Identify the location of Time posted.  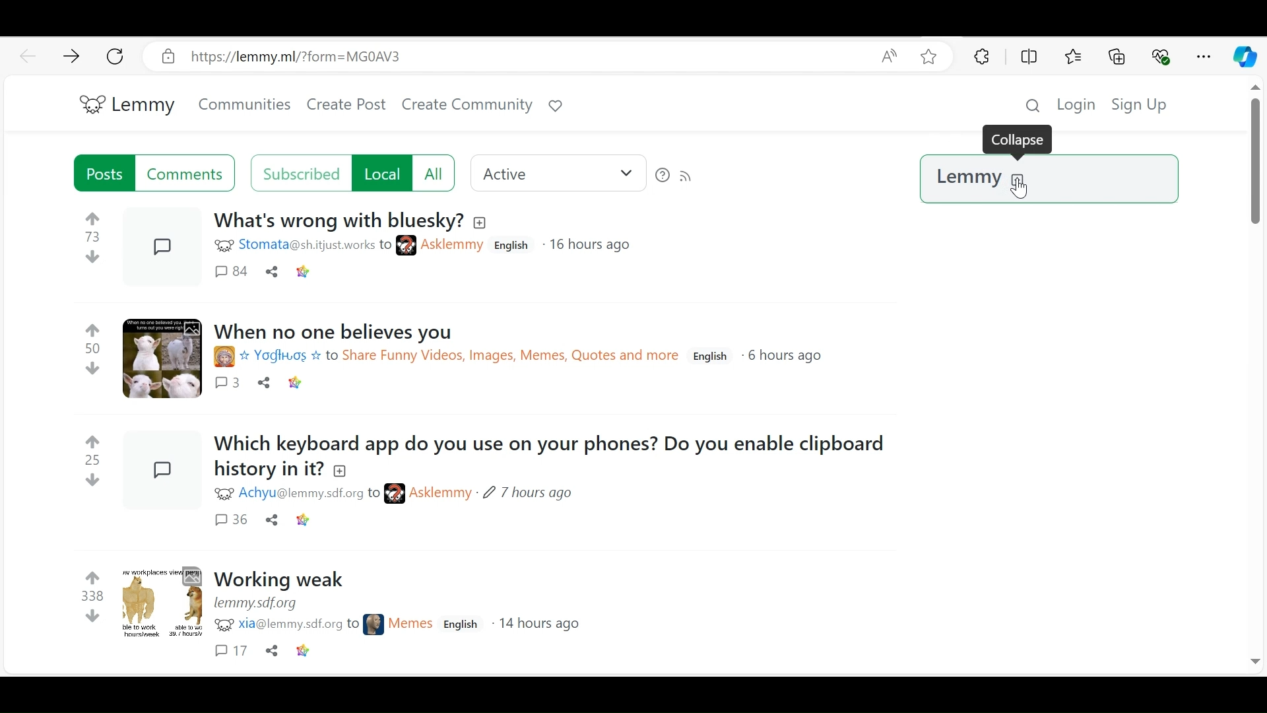
(528, 494).